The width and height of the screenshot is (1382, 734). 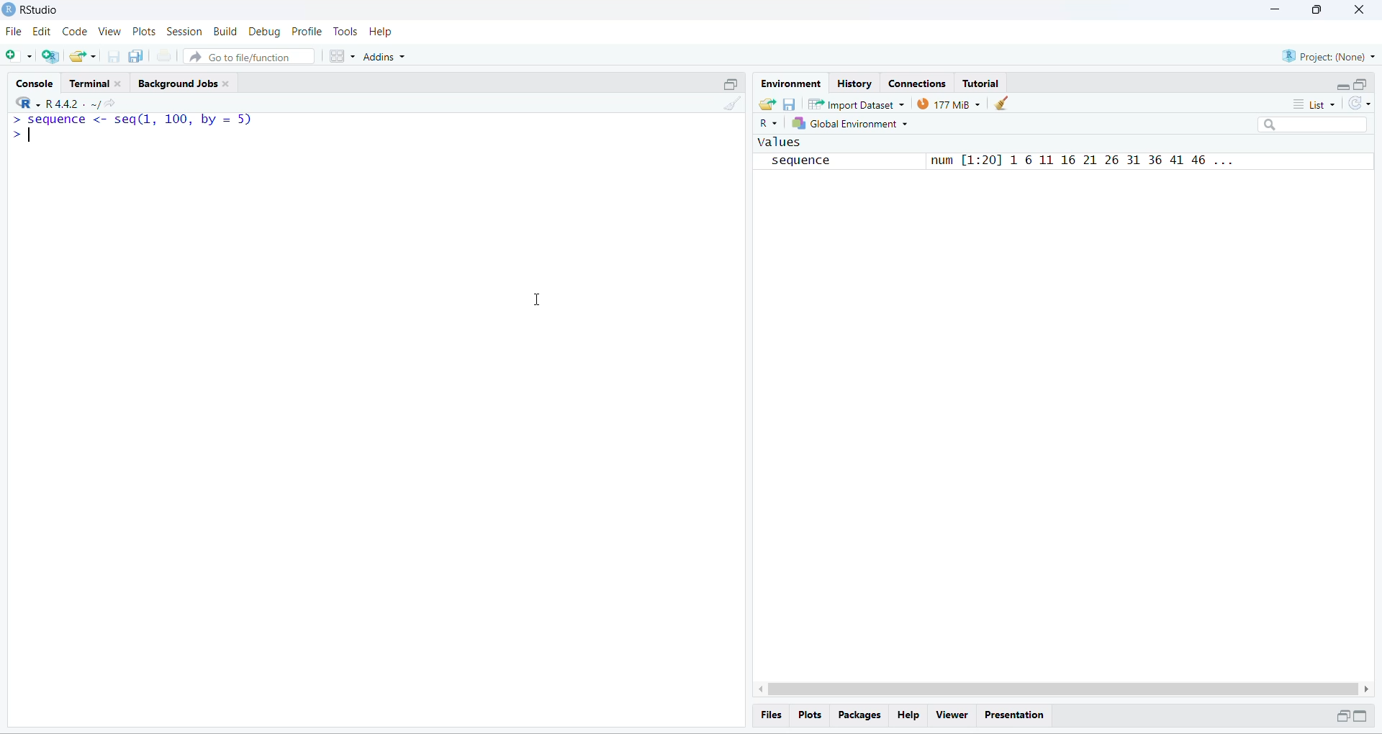 What do you see at coordinates (861, 716) in the screenshot?
I see `packages` at bounding box center [861, 716].